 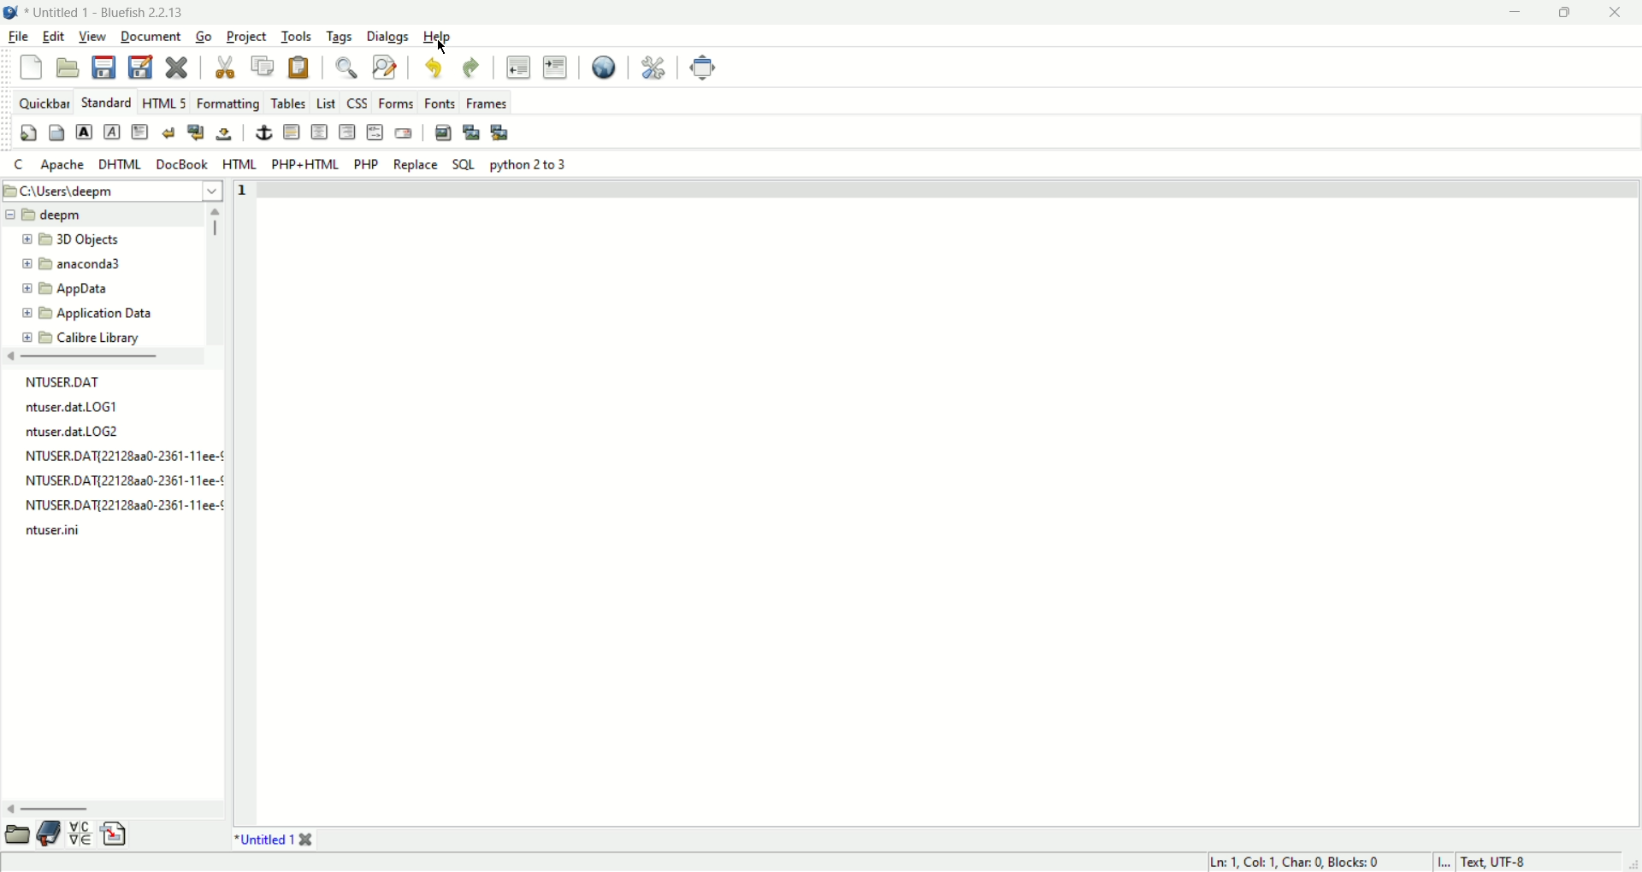 What do you see at coordinates (44, 100) in the screenshot?
I see `quickbar` at bounding box center [44, 100].